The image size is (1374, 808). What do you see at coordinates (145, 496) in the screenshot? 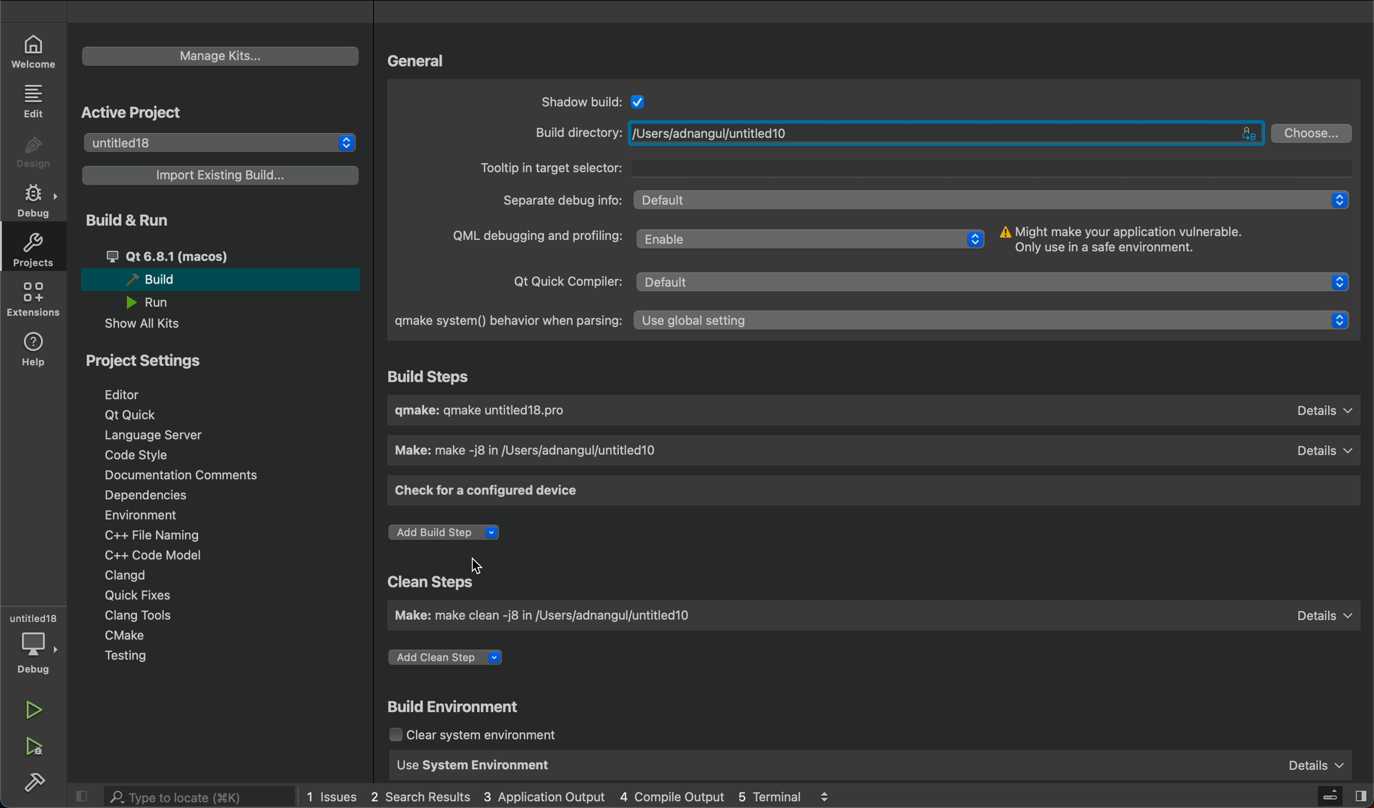
I see `Dependencies` at bounding box center [145, 496].